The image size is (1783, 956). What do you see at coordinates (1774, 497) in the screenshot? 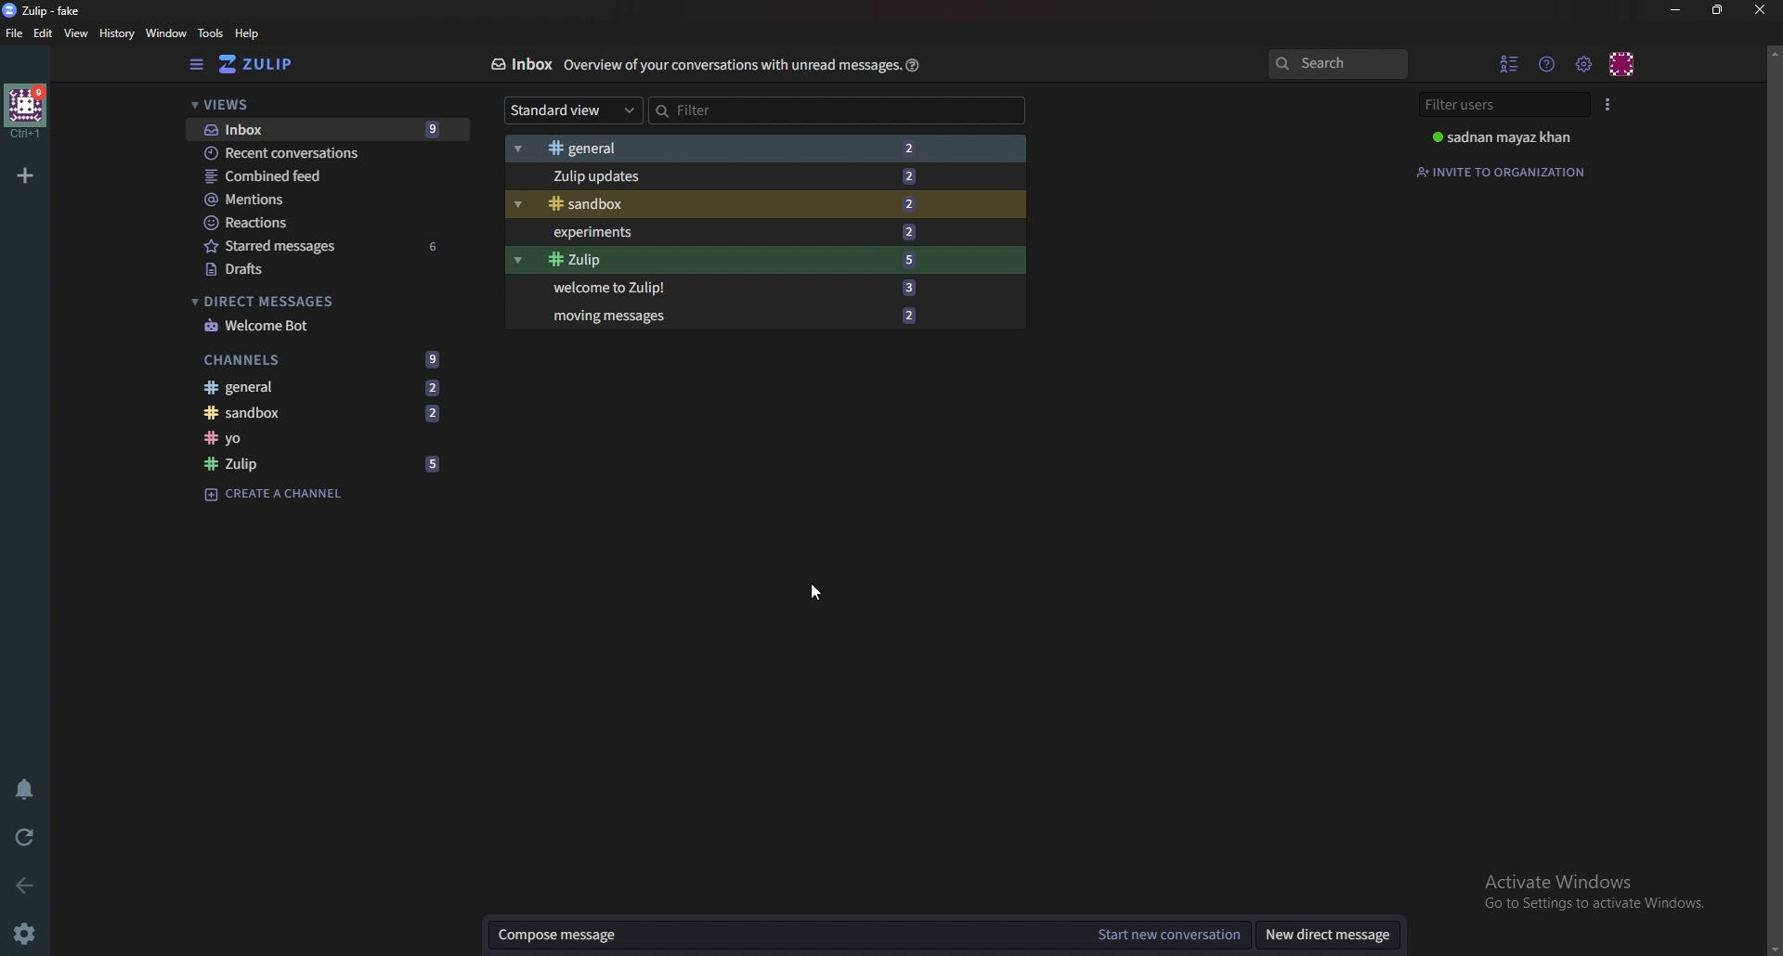
I see `Scroll bar` at bounding box center [1774, 497].